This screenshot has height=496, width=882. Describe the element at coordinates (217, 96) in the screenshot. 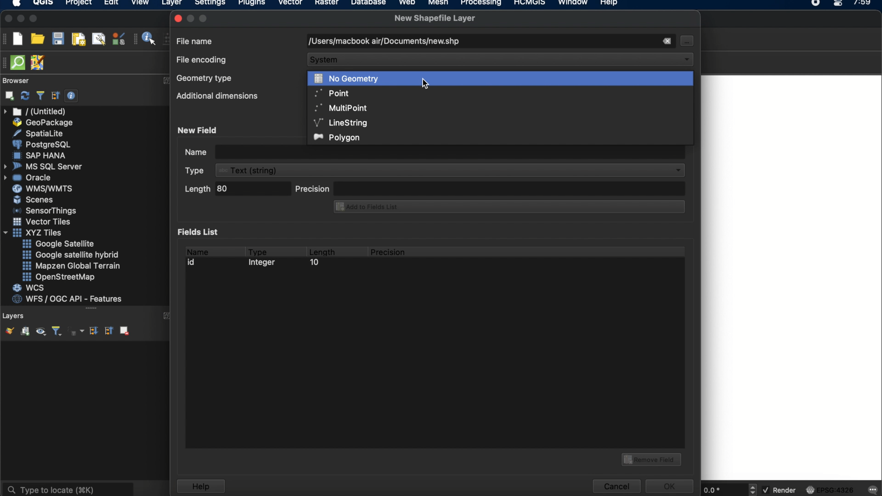

I see `Additional dimensions` at that location.